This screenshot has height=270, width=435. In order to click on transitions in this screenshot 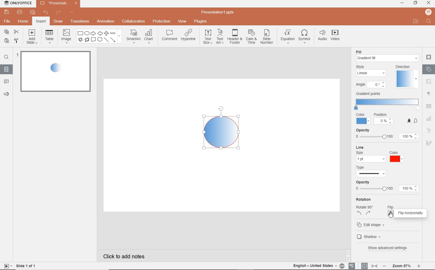, I will do `click(80, 21)`.